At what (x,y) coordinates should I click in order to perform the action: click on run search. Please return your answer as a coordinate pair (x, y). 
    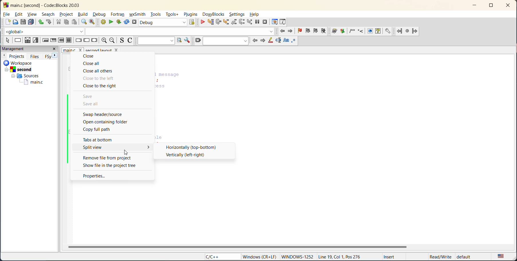
    Looking at the image, I should click on (179, 40).